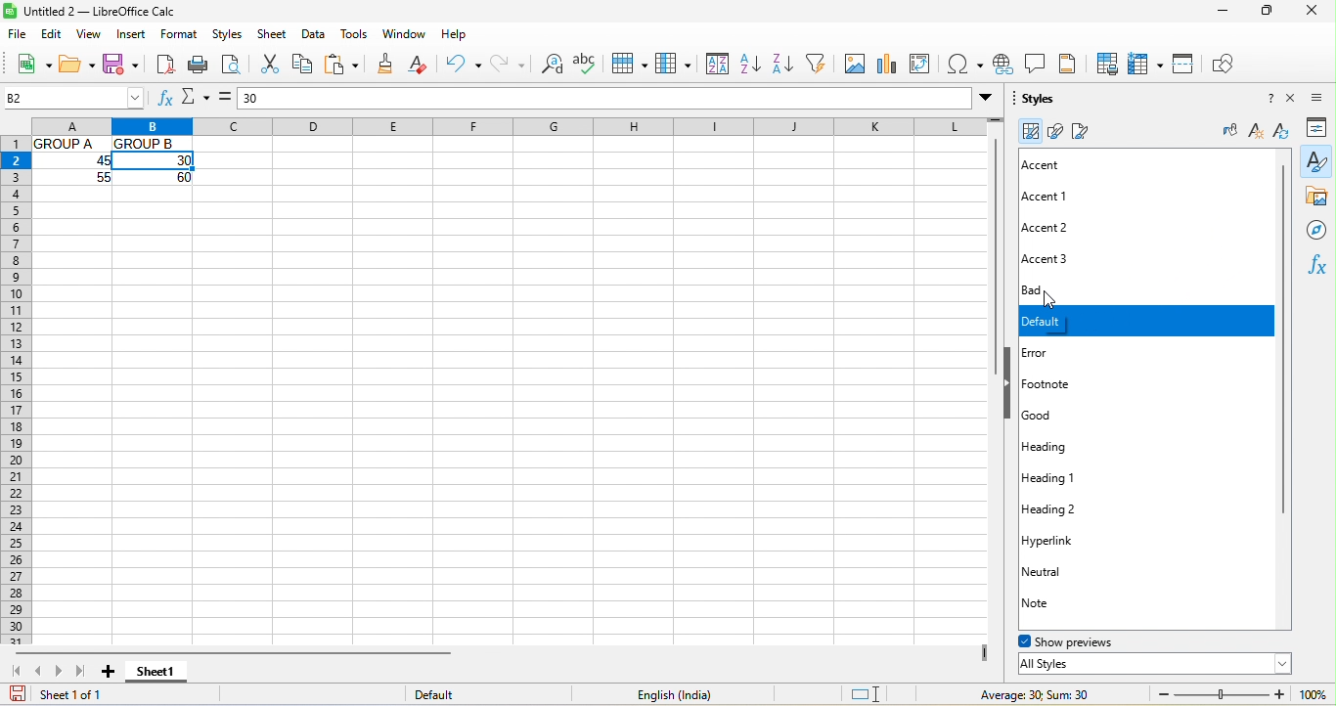 The height and width of the screenshot is (706, 1336). Describe the element at coordinates (1074, 63) in the screenshot. I see `header and footers` at that location.